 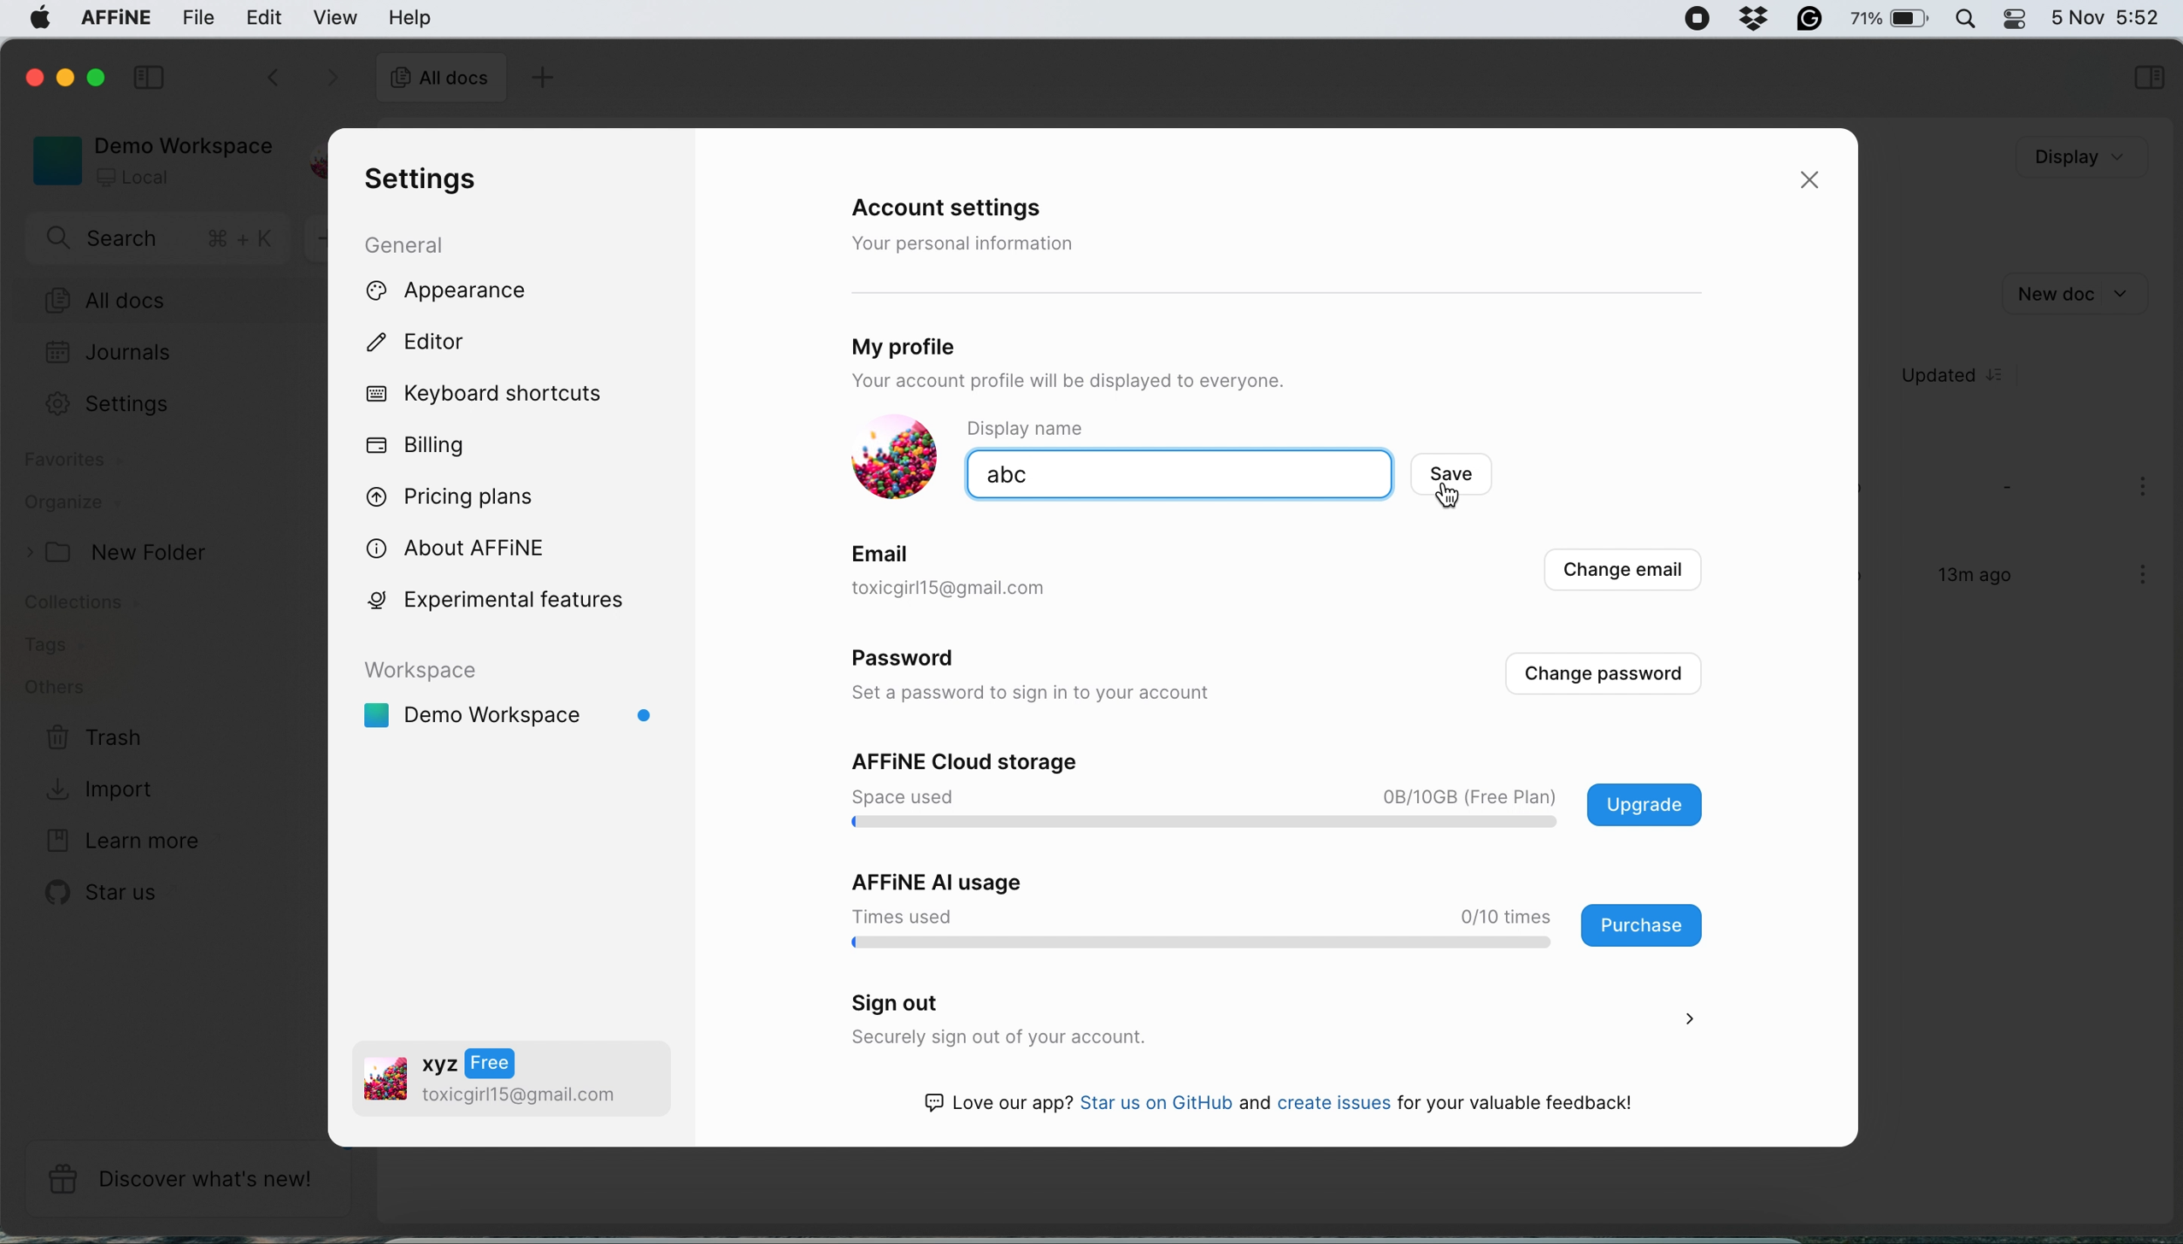 I want to click on search, so click(x=162, y=241).